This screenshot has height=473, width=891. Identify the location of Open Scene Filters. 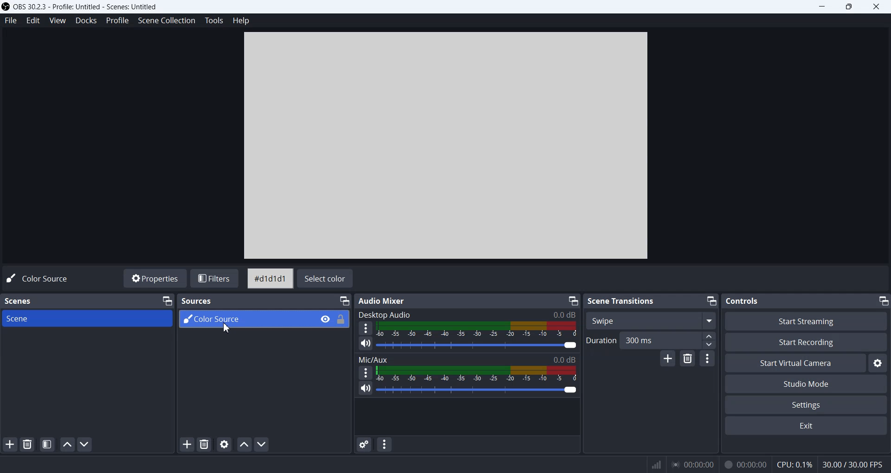
(46, 444).